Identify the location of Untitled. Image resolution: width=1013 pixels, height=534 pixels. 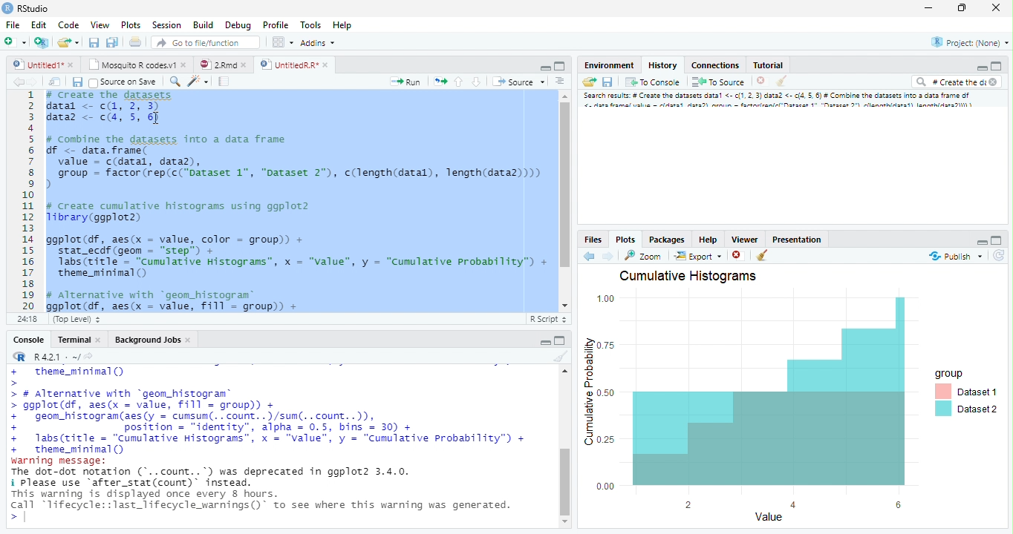
(45, 63).